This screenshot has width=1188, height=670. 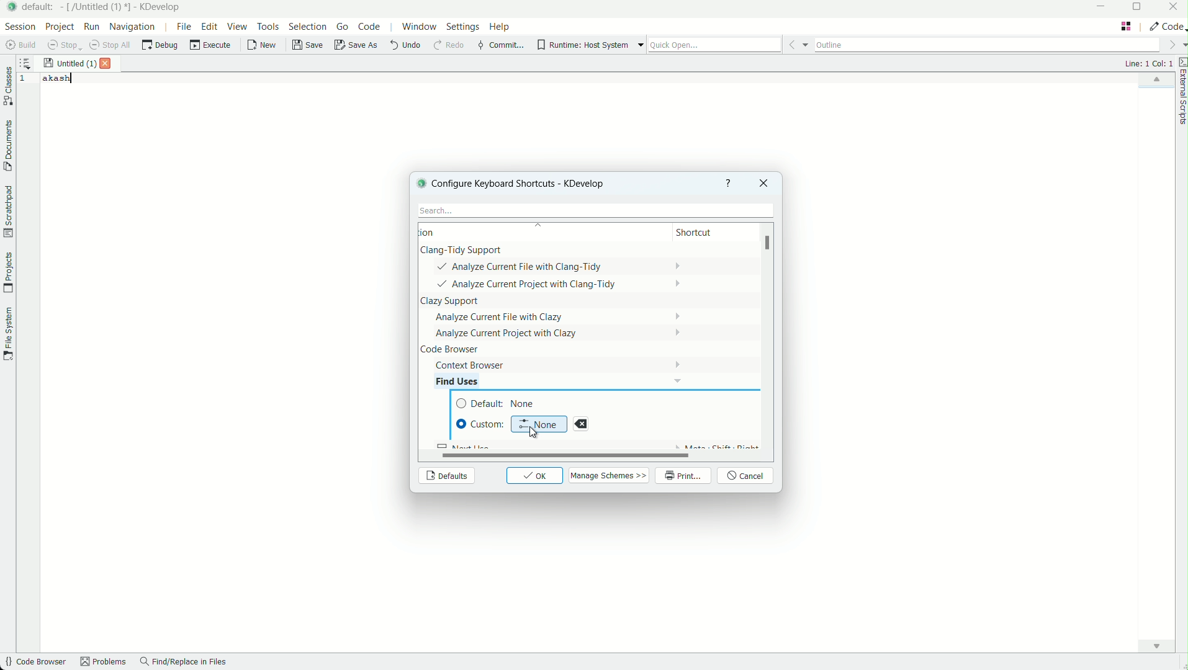 What do you see at coordinates (112, 45) in the screenshot?
I see `stop all` at bounding box center [112, 45].